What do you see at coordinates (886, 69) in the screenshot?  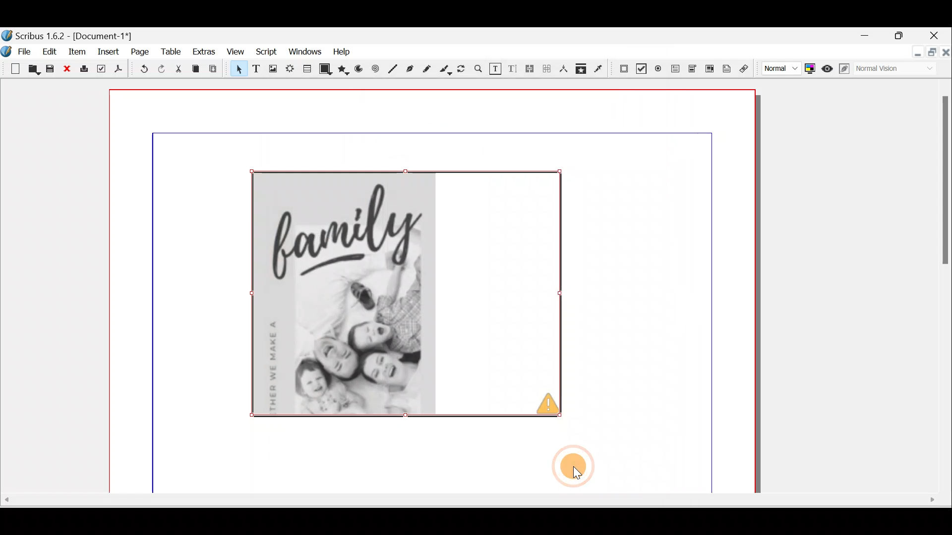 I see `Visual appearance` at bounding box center [886, 69].